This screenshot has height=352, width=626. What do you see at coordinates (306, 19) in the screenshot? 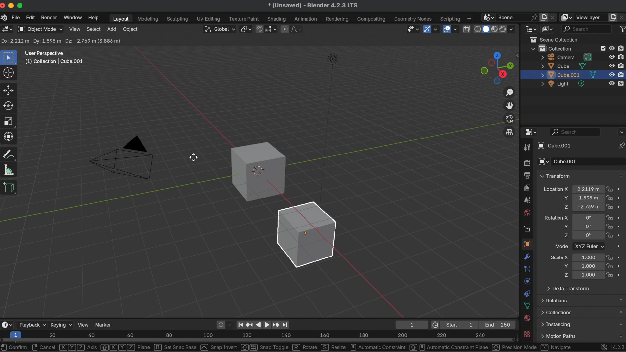
I see `animation` at bounding box center [306, 19].